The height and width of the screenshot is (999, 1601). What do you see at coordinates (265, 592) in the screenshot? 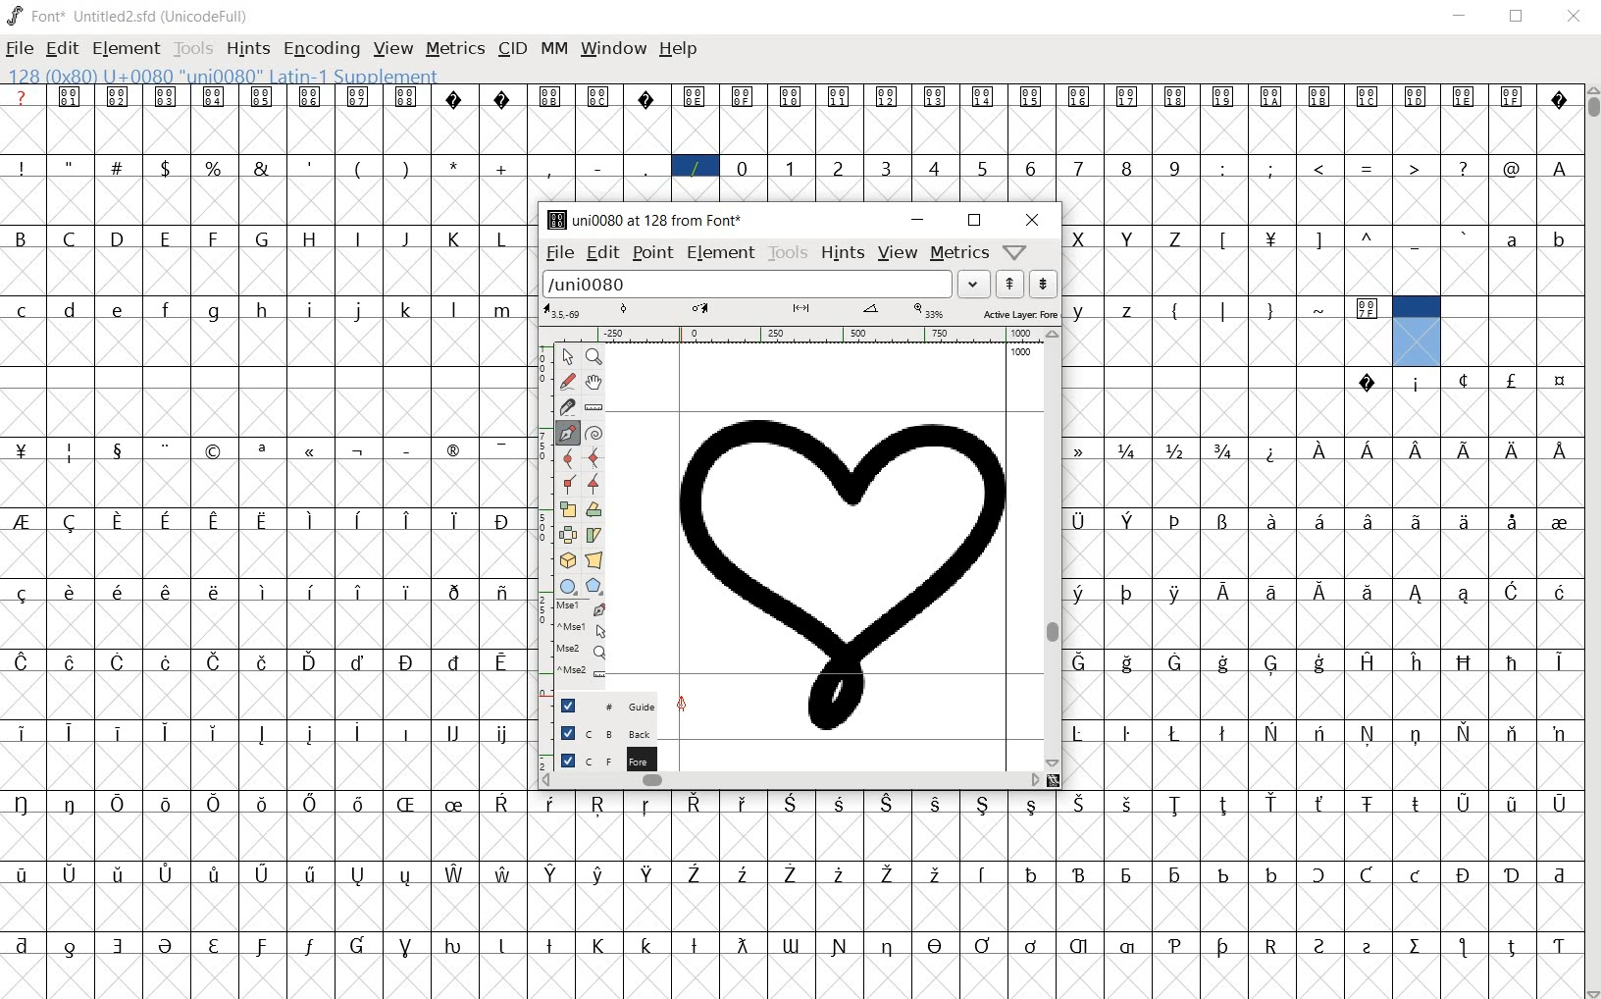
I see `glyph` at bounding box center [265, 592].